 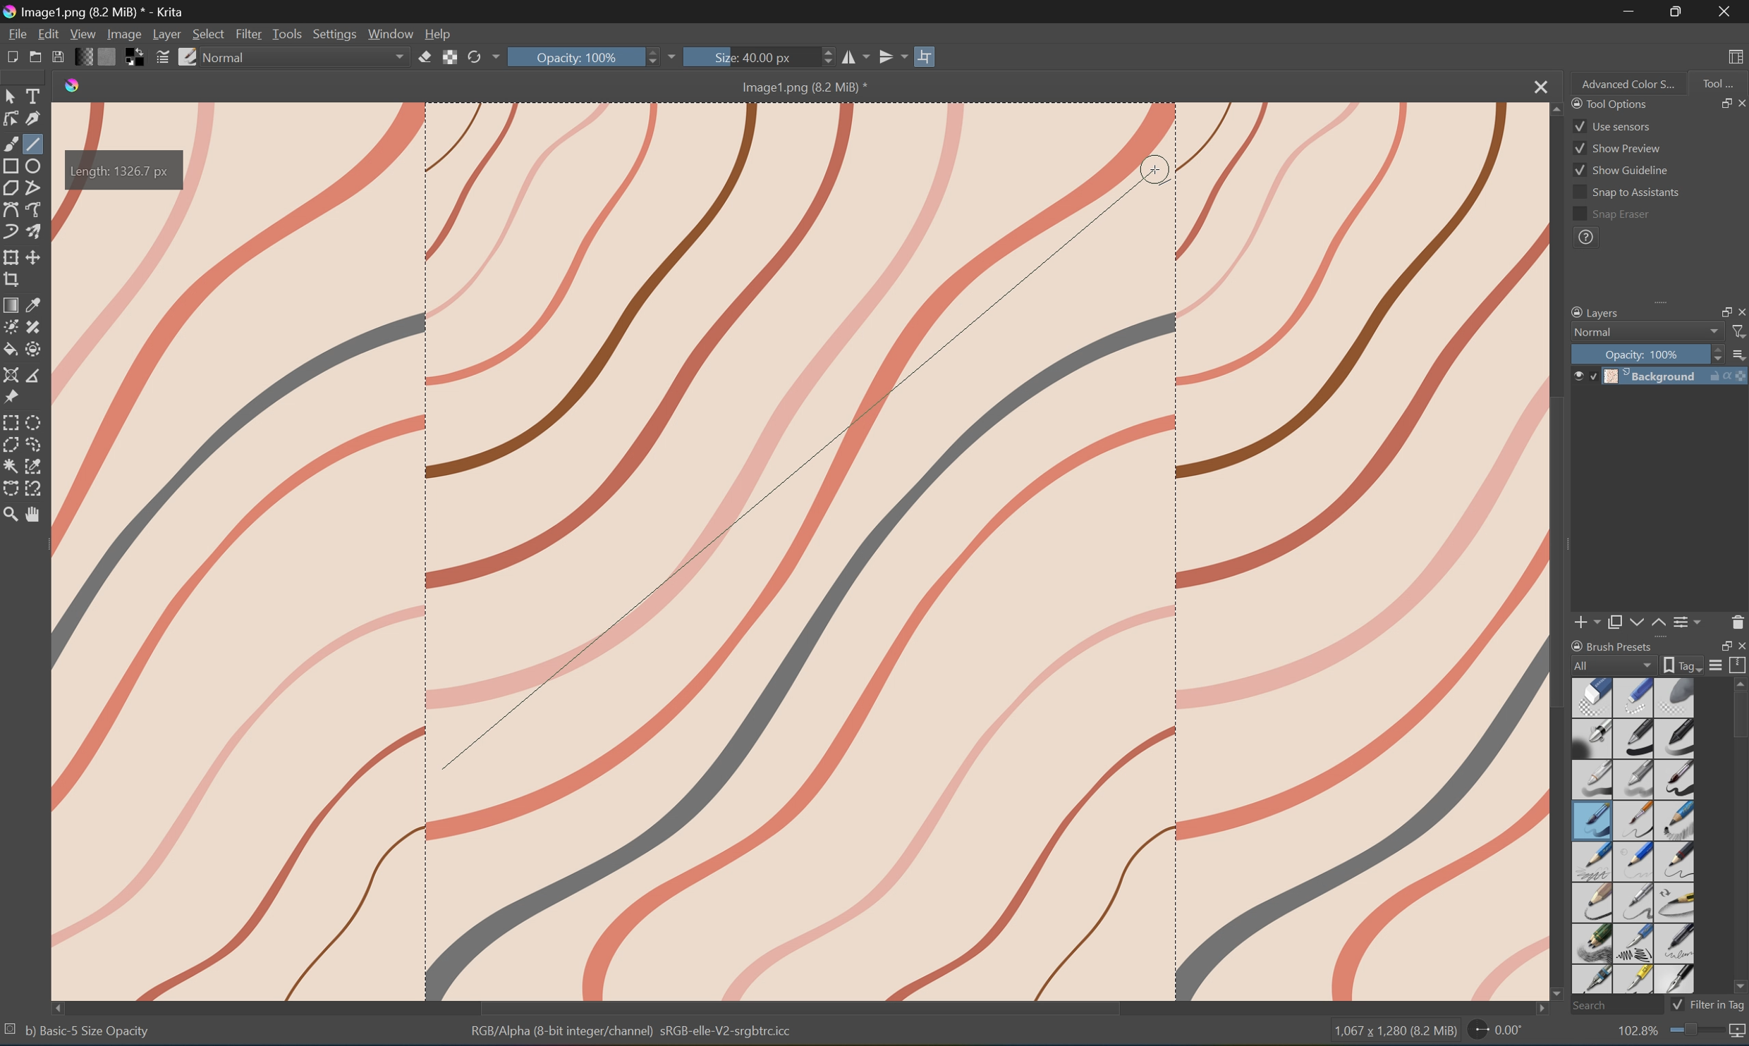 What do you see at coordinates (11, 1032) in the screenshot?
I see `No selection` at bounding box center [11, 1032].